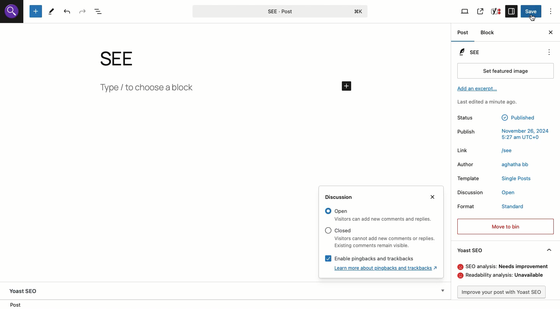 The height and width of the screenshot is (309, 560). Describe the element at coordinates (494, 179) in the screenshot. I see `Template Single Posts` at that location.